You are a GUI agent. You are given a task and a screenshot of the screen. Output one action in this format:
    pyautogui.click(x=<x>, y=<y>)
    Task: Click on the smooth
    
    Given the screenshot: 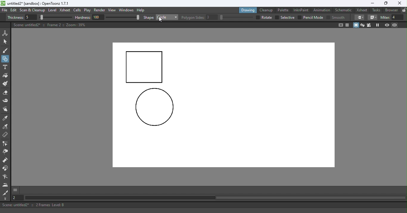 What is the action you would take?
    pyautogui.click(x=339, y=17)
    